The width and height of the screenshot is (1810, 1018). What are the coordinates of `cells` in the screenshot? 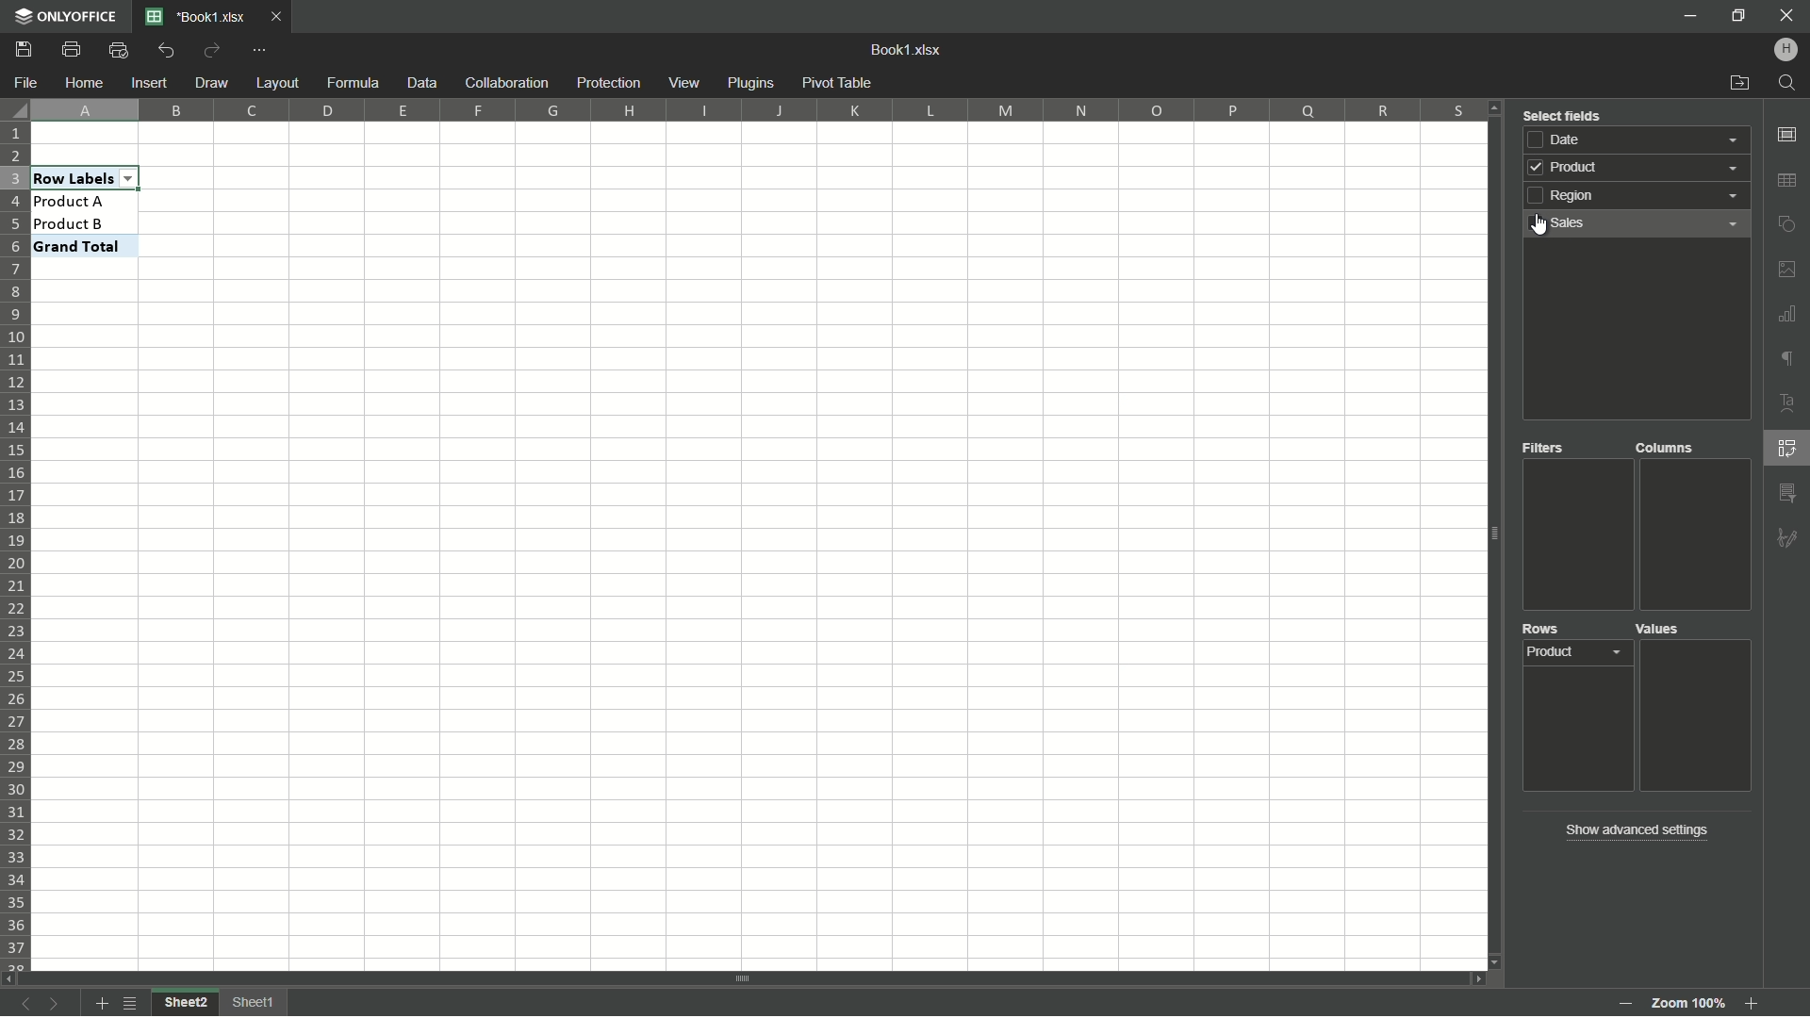 It's located at (888, 544).